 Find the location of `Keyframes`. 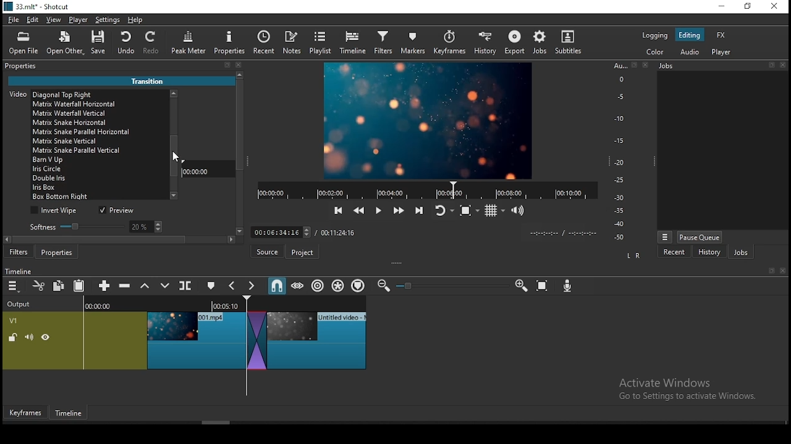

Keyframes is located at coordinates (24, 413).